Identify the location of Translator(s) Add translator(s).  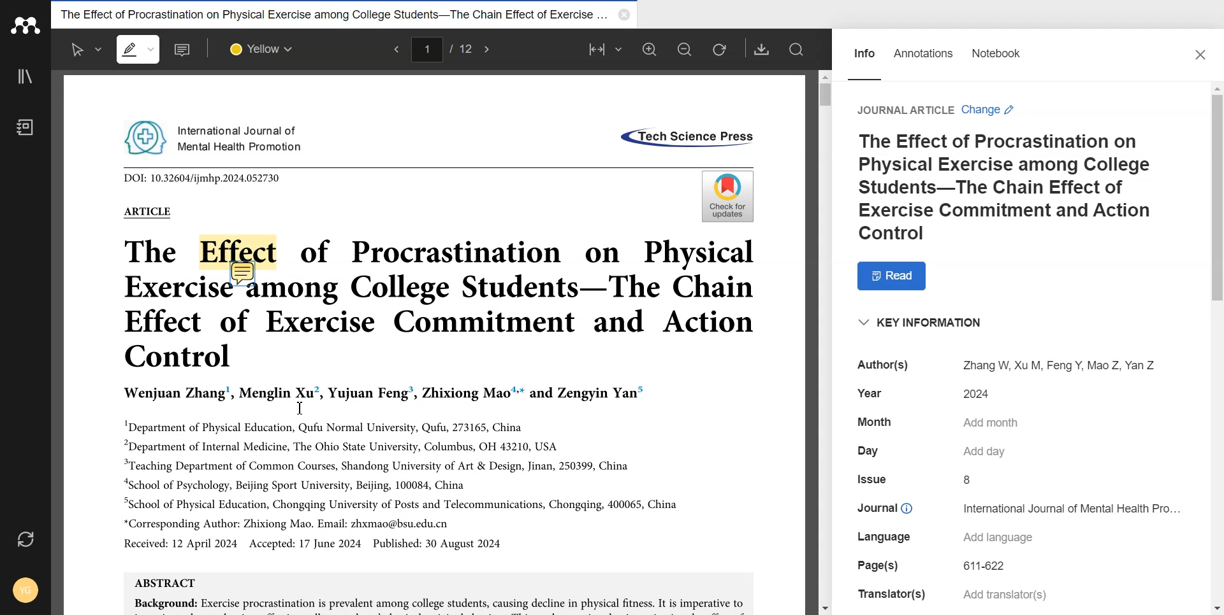
(952, 595).